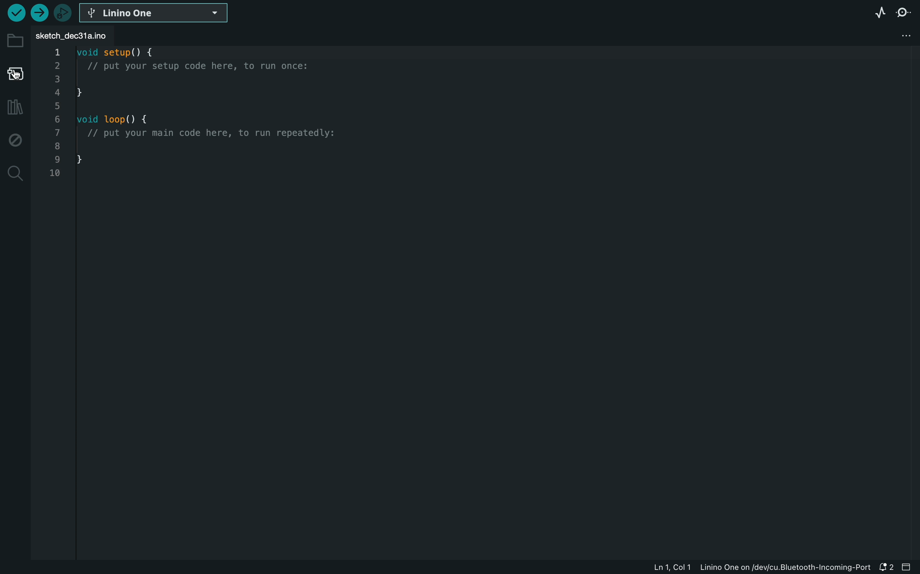  What do you see at coordinates (91, 35) in the screenshot?
I see `file tab` at bounding box center [91, 35].